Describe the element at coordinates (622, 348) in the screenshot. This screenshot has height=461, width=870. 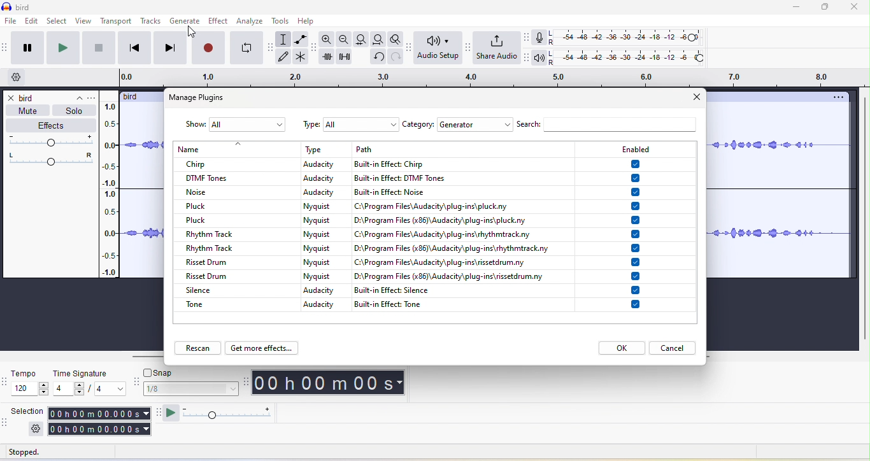
I see `ok` at that location.